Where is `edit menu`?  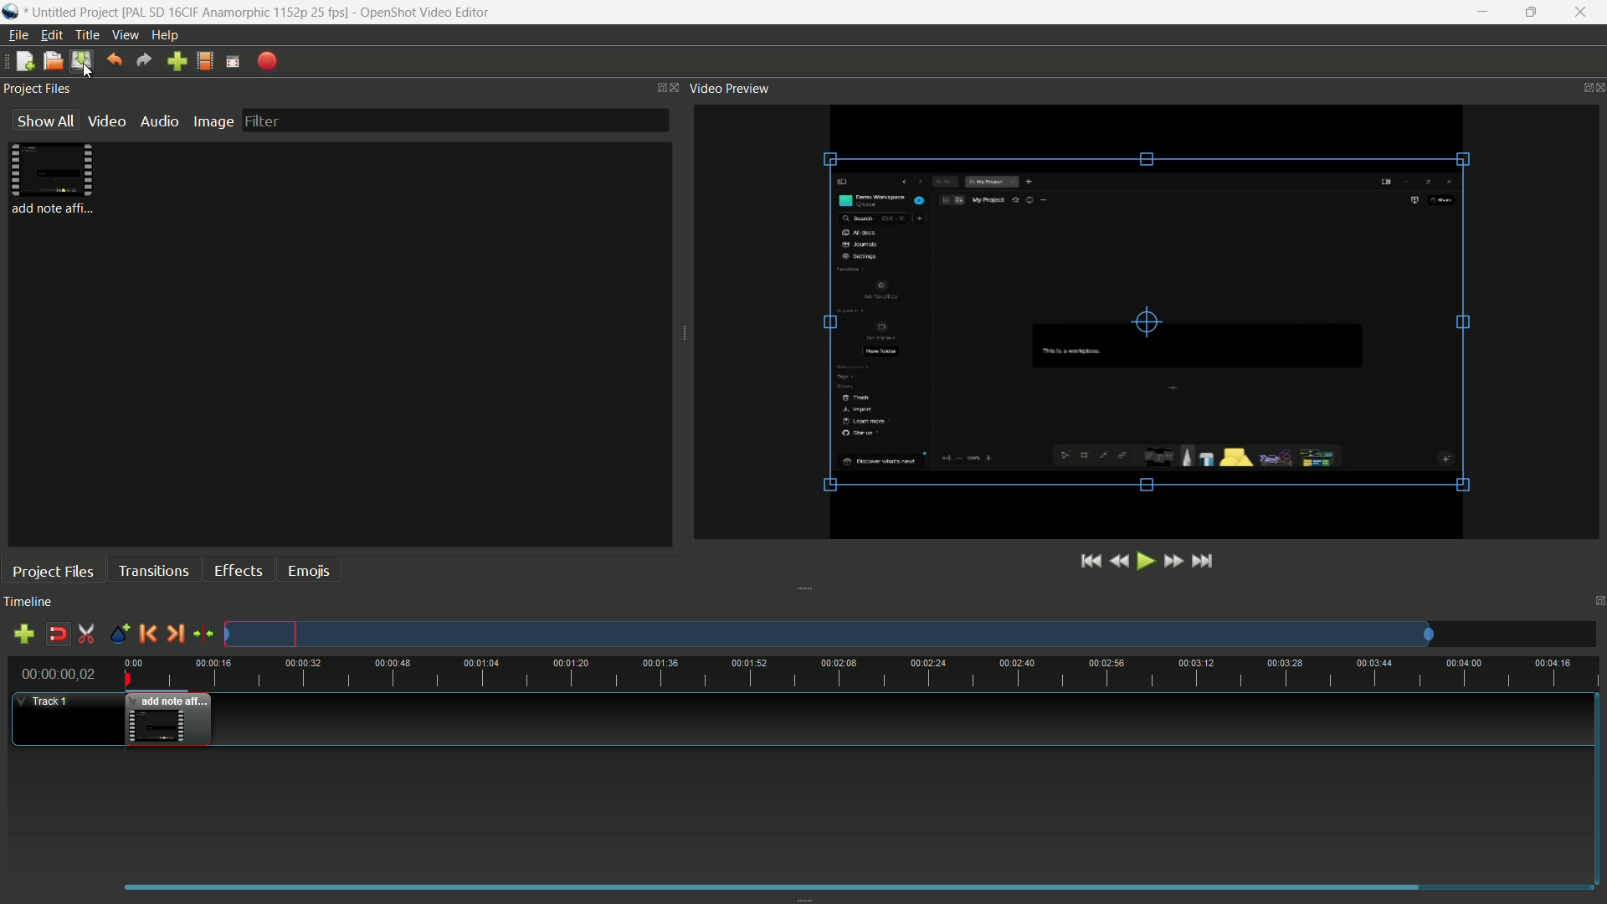 edit menu is located at coordinates (51, 34).